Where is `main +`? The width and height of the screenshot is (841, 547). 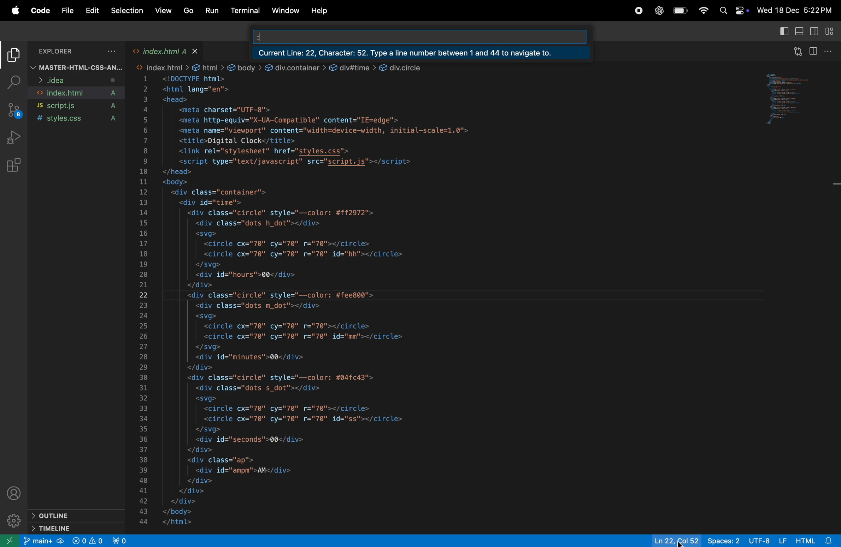
main + is located at coordinates (44, 541).